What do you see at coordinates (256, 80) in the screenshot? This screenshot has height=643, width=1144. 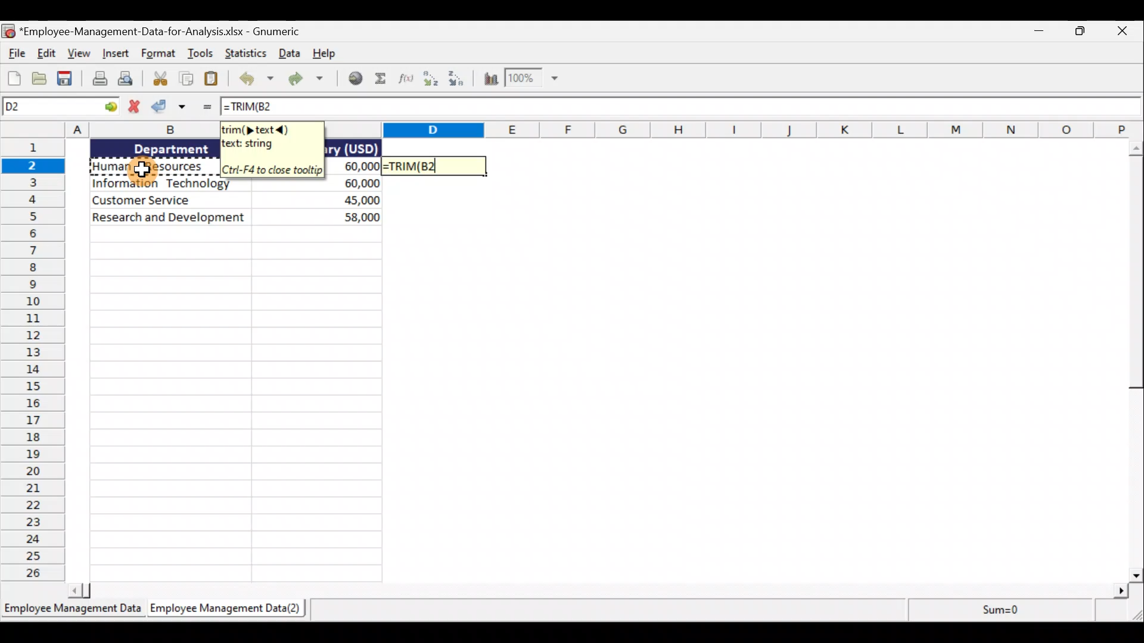 I see `Undo the last action` at bounding box center [256, 80].